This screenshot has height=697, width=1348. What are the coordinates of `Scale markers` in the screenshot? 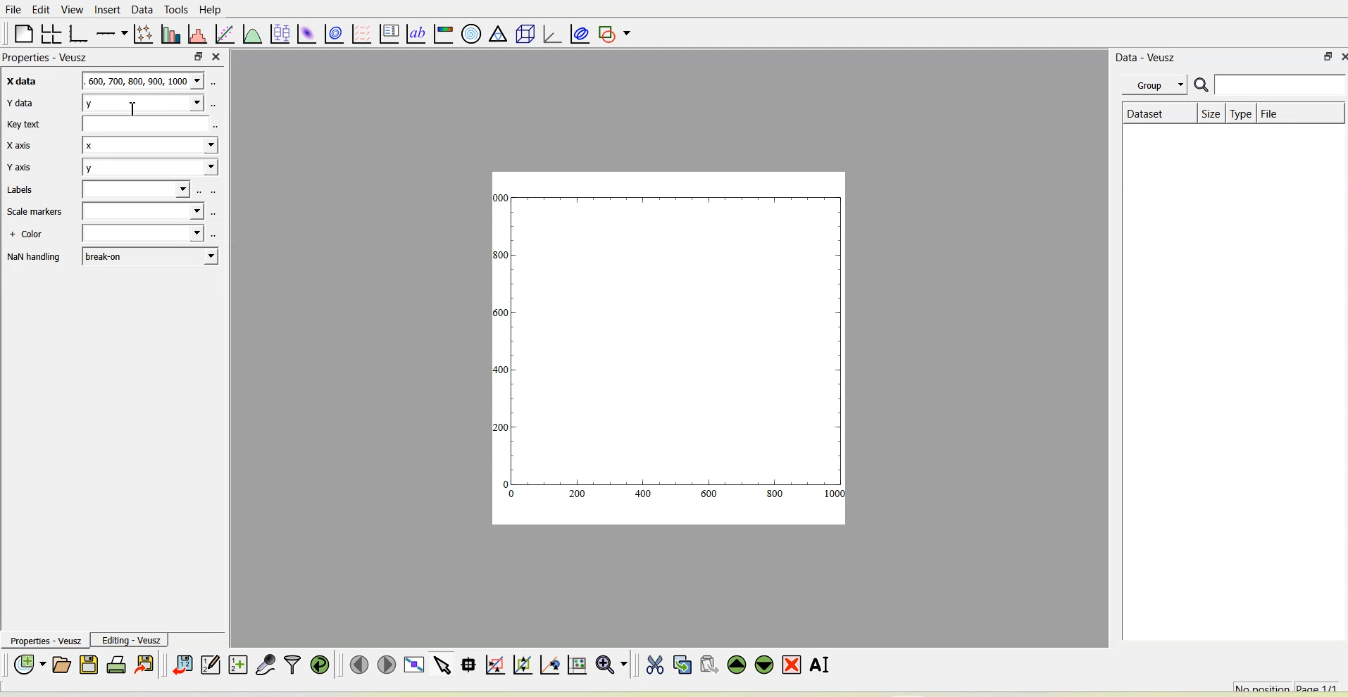 It's located at (37, 212).